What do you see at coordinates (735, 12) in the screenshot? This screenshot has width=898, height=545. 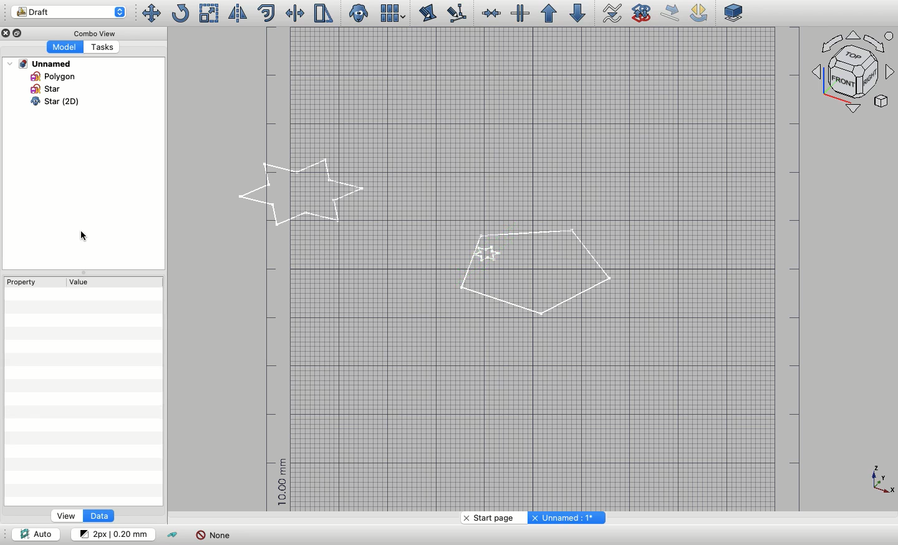 I see `Plane selector` at bounding box center [735, 12].